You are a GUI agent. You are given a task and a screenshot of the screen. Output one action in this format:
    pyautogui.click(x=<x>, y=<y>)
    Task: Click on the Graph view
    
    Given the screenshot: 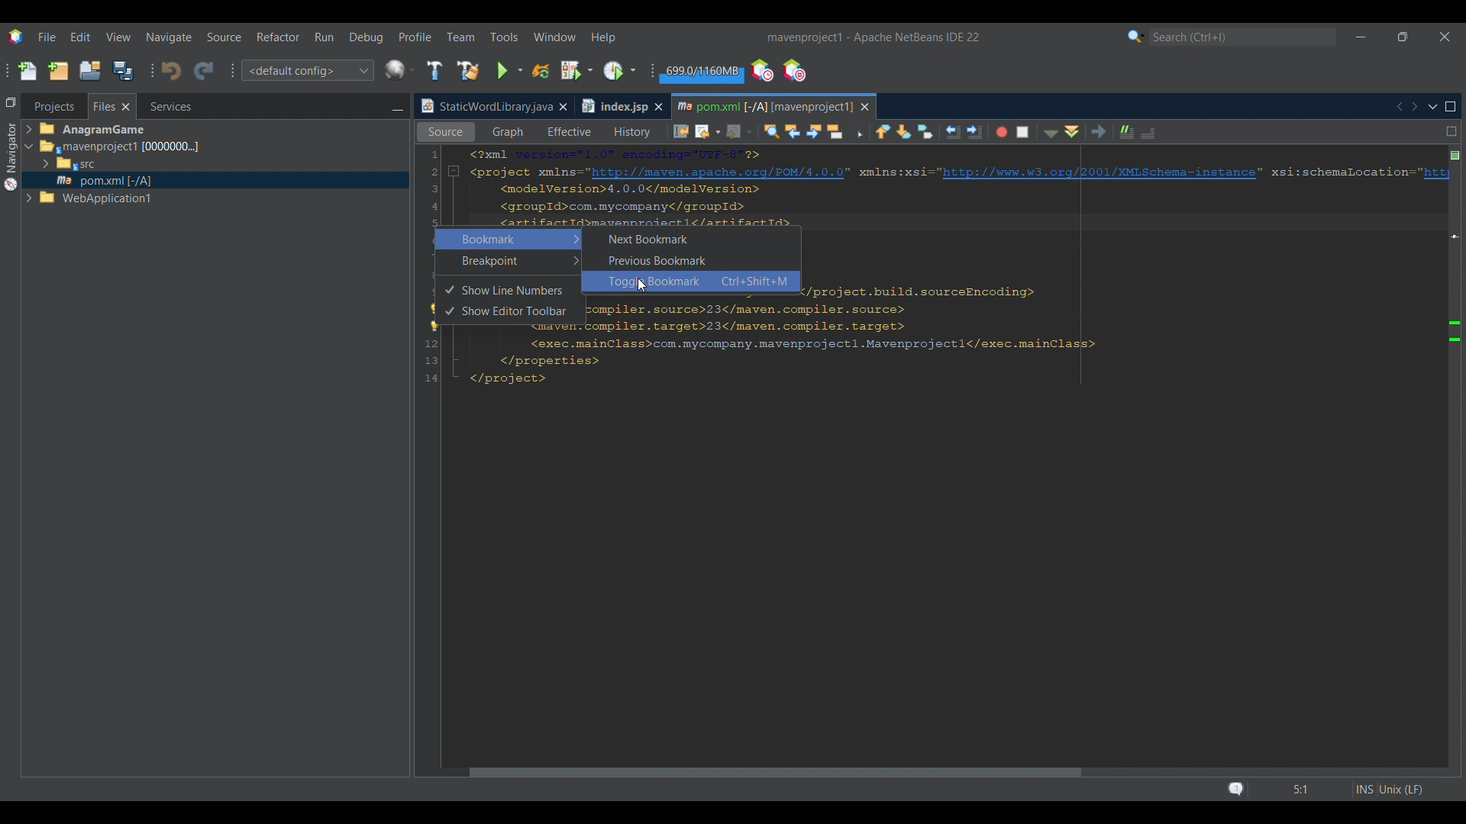 What is the action you would take?
    pyautogui.click(x=506, y=132)
    